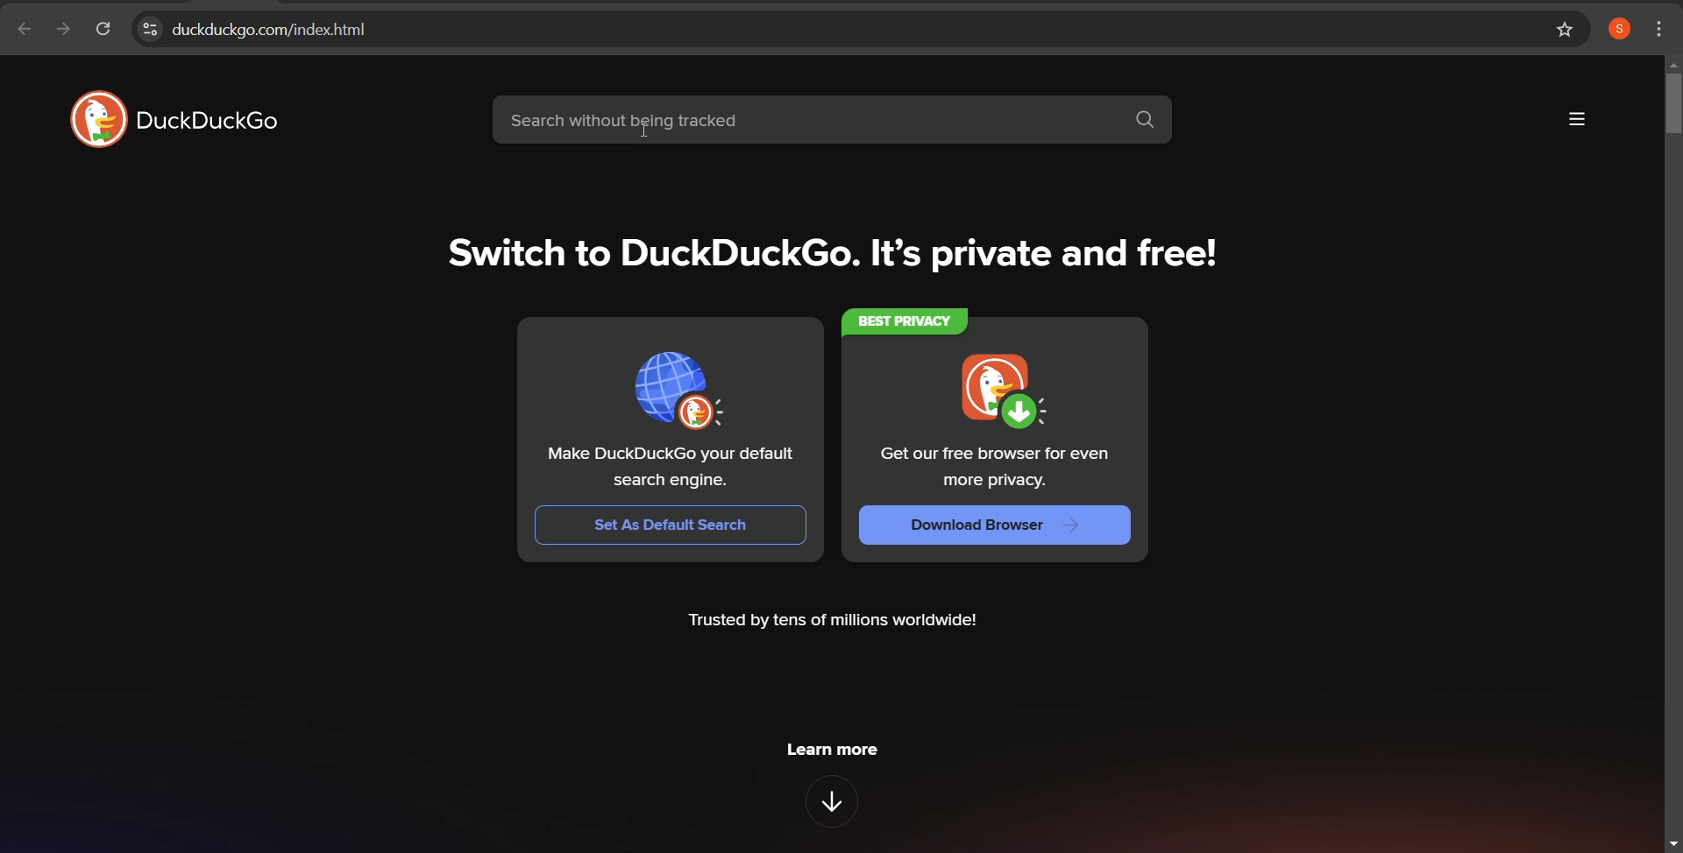 This screenshot has width=1683, height=853. I want to click on customize, so click(1661, 27).